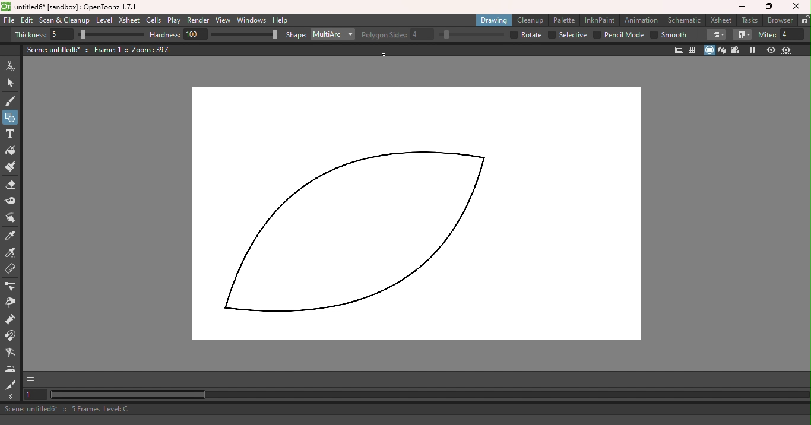  What do you see at coordinates (153, 21) in the screenshot?
I see `Cells` at bounding box center [153, 21].